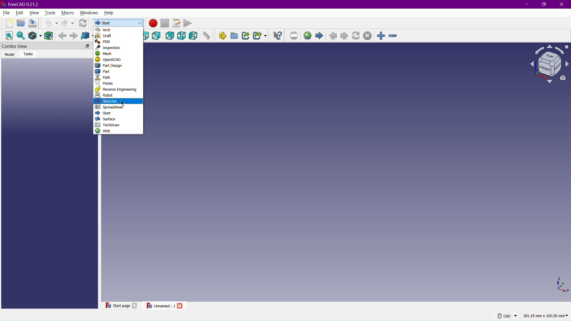 The height and width of the screenshot is (321, 571). What do you see at coordinates (277, 35) in the screenshot?
I see `What's This?` at bounding box center [277, 35].